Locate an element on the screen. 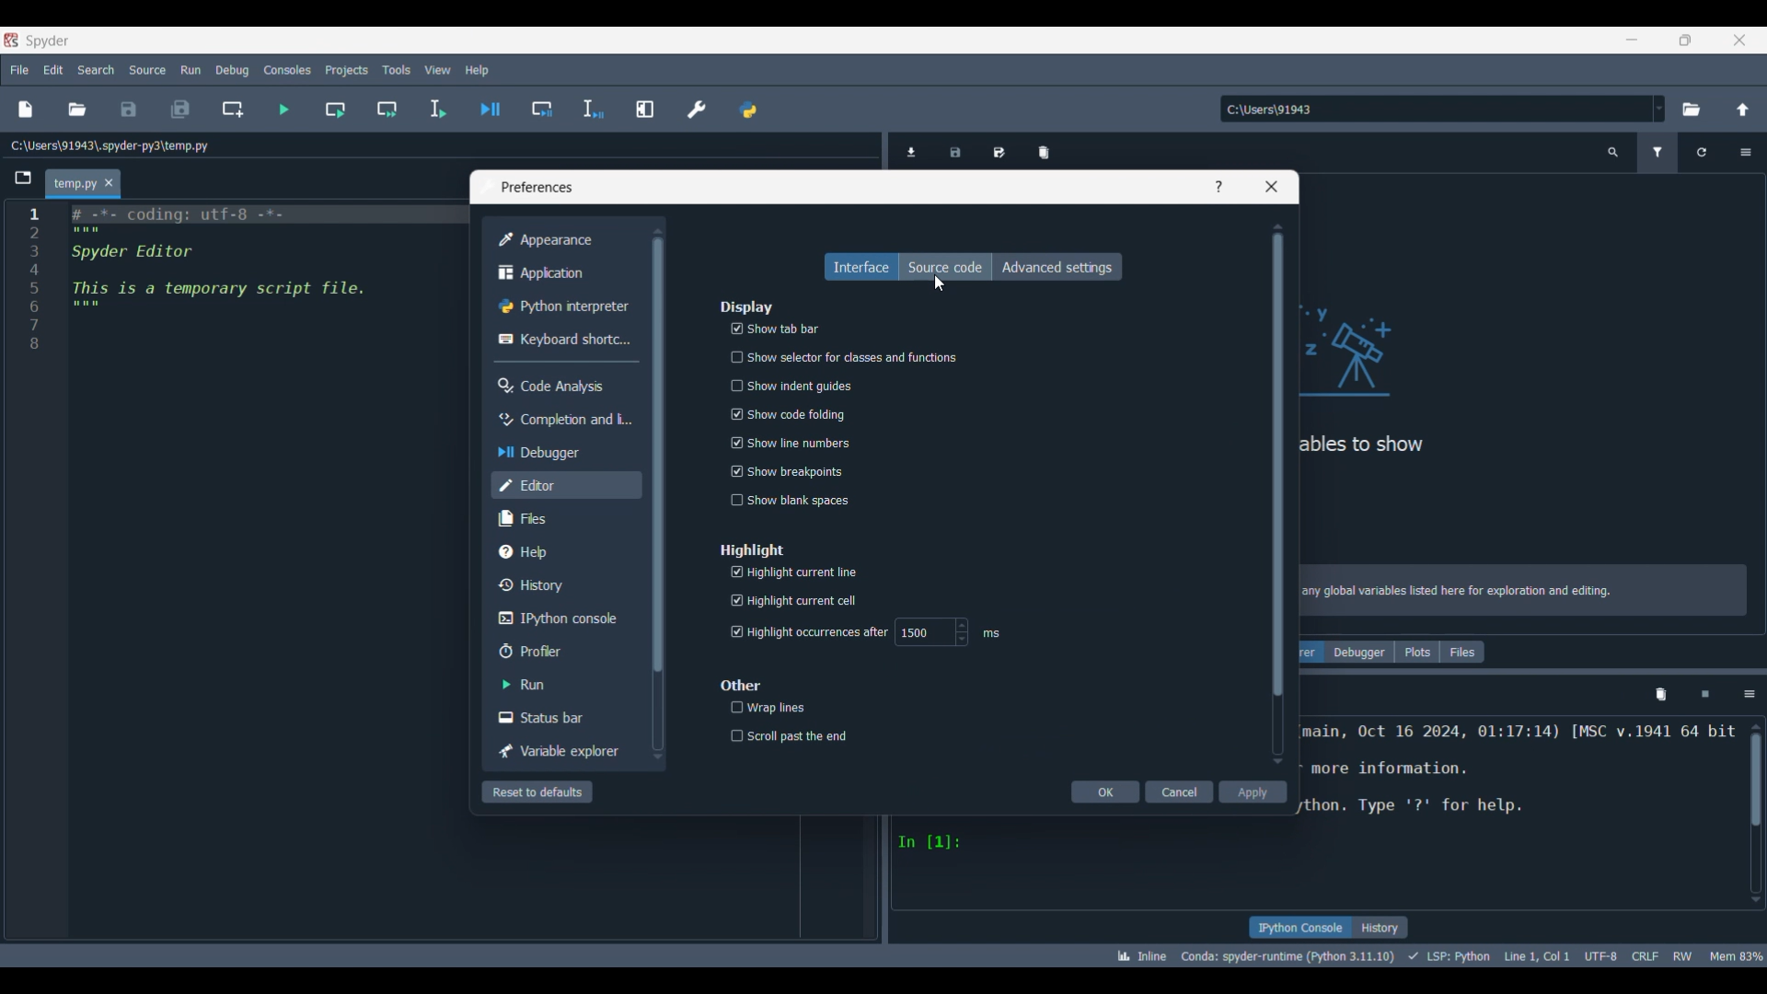 The width and height of the screenshot is (1767, 994). Wrap lines is located at coordinates (770, 709).